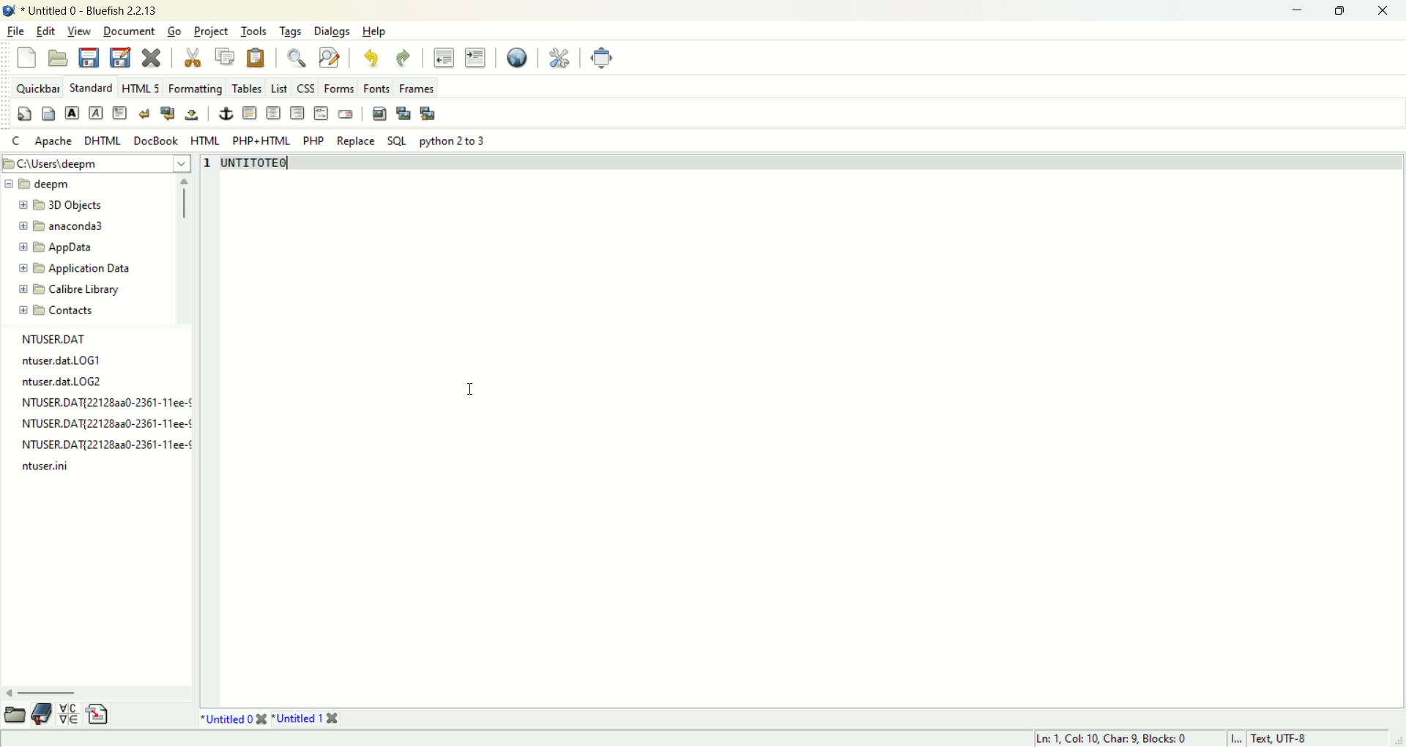 The width and height of the screenshot is (1406, 747). Describe the element at coordinates (377, 87) in the screenshot. I see `fonts` at that location.